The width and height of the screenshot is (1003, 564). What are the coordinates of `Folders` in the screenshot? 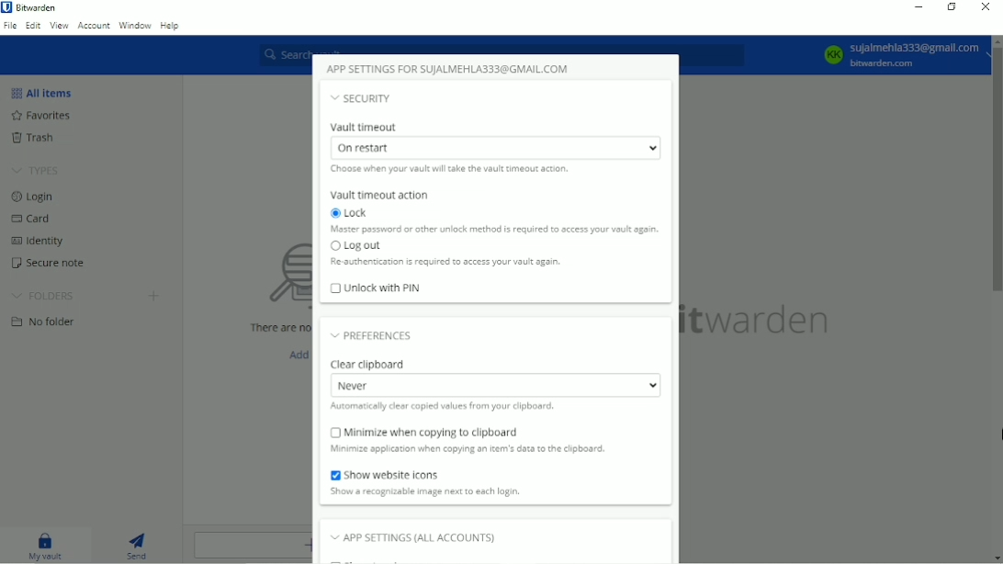 It's located at (45, 297).